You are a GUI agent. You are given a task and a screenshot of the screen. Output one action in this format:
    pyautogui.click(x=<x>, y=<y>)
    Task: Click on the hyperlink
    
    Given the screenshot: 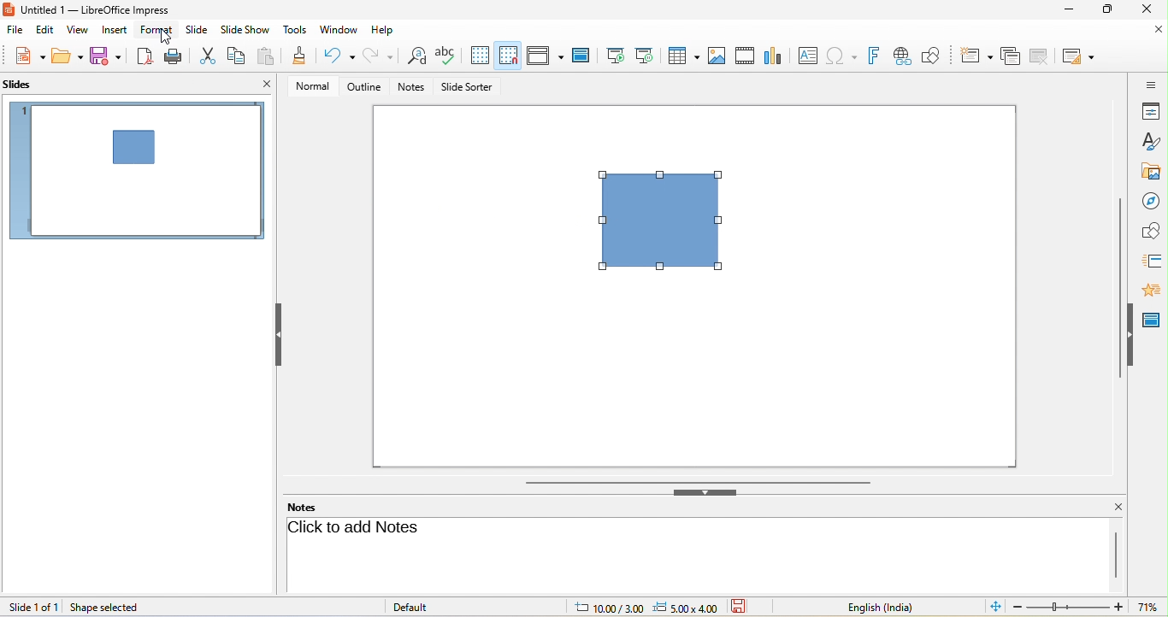 What is the action you would take?
    pyautogui.click(x=906, y=55)
    